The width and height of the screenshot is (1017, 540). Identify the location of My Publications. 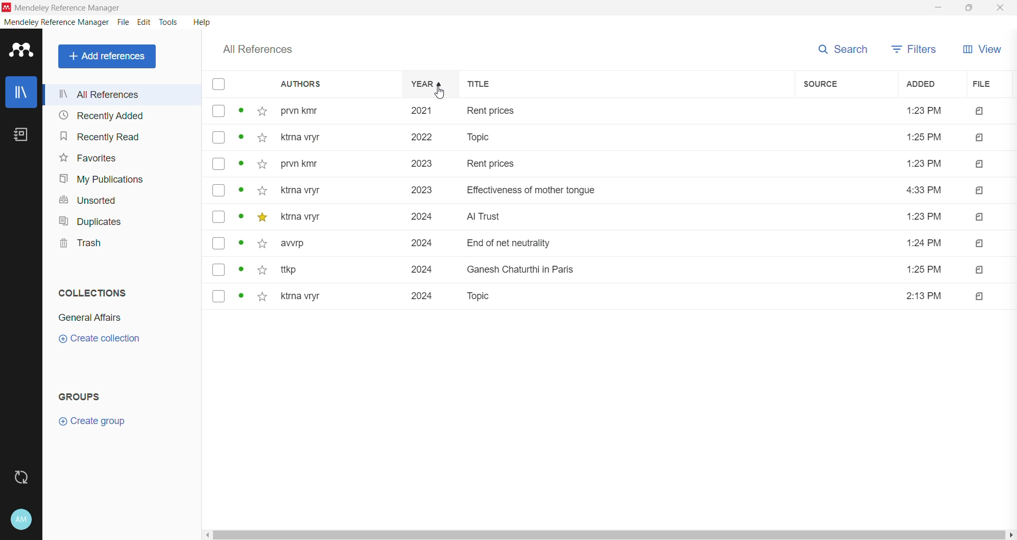
(105, 179).